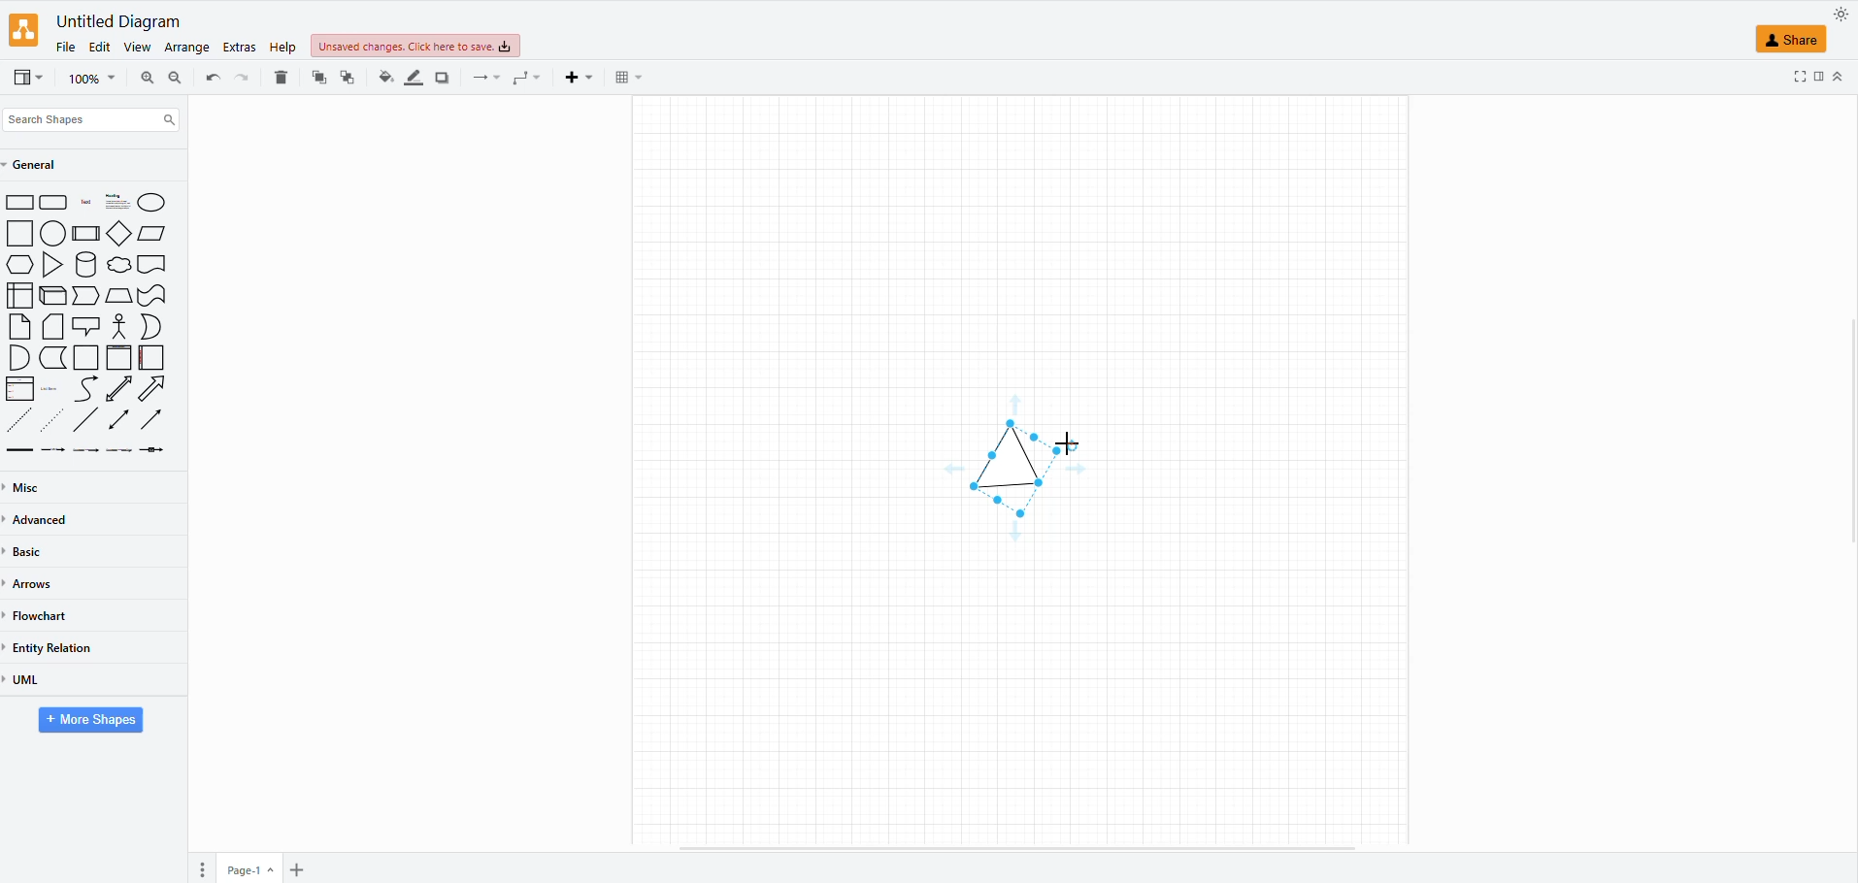 This screenshot has width=1858, height=883. What do you see at coordinates (53, 232) in the screenshot?
I see `Oval` at bounding box center [53, 232].